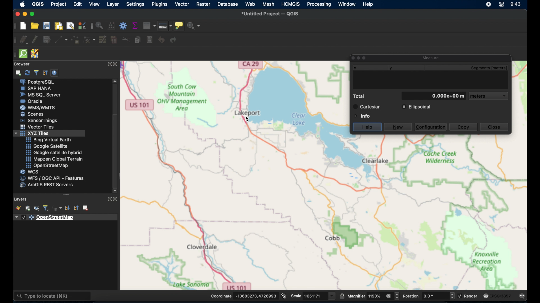  What do you see at coordinates (313, 295) in the screenshot?
I see `scale` at bounding box center [313, 295].